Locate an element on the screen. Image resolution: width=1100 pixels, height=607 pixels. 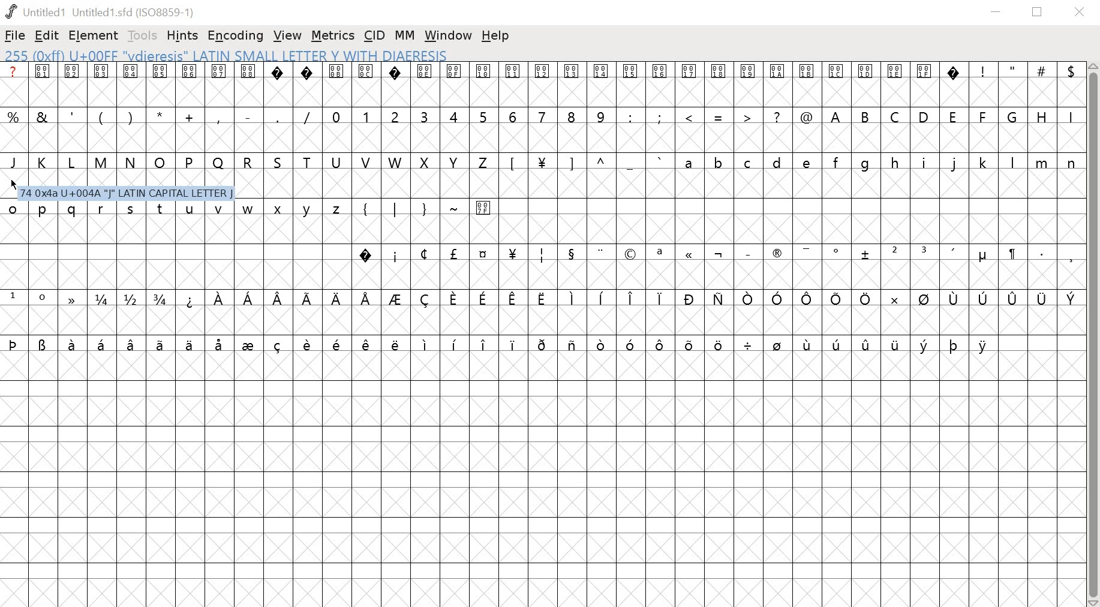
Untitled1 (Untitled1.sfd(ISO8859-1) is located at coordinates (103, 11).